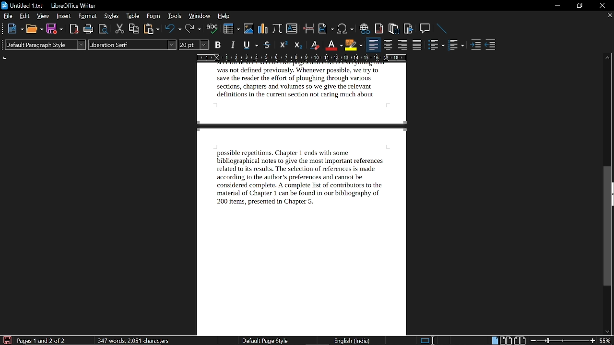 Image resolution: width=614 pixels, height=345 pixels. Describe the element at coordinates (601, 5) in the screenshot. I see `close` at that location.